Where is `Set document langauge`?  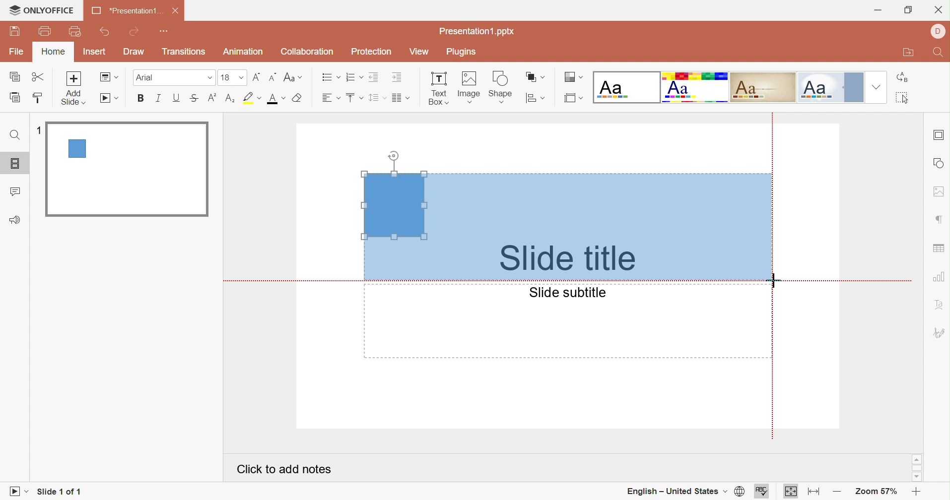
Set document langauge is located at coordinates (739, 492).